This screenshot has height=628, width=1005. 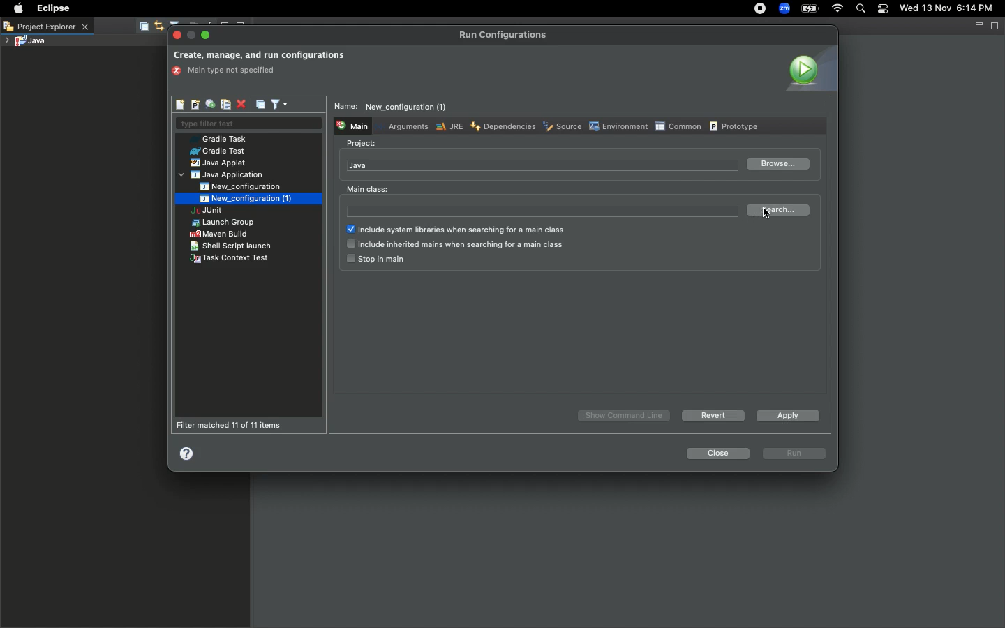 I want to click on Recording, so click(x=759, y=8).